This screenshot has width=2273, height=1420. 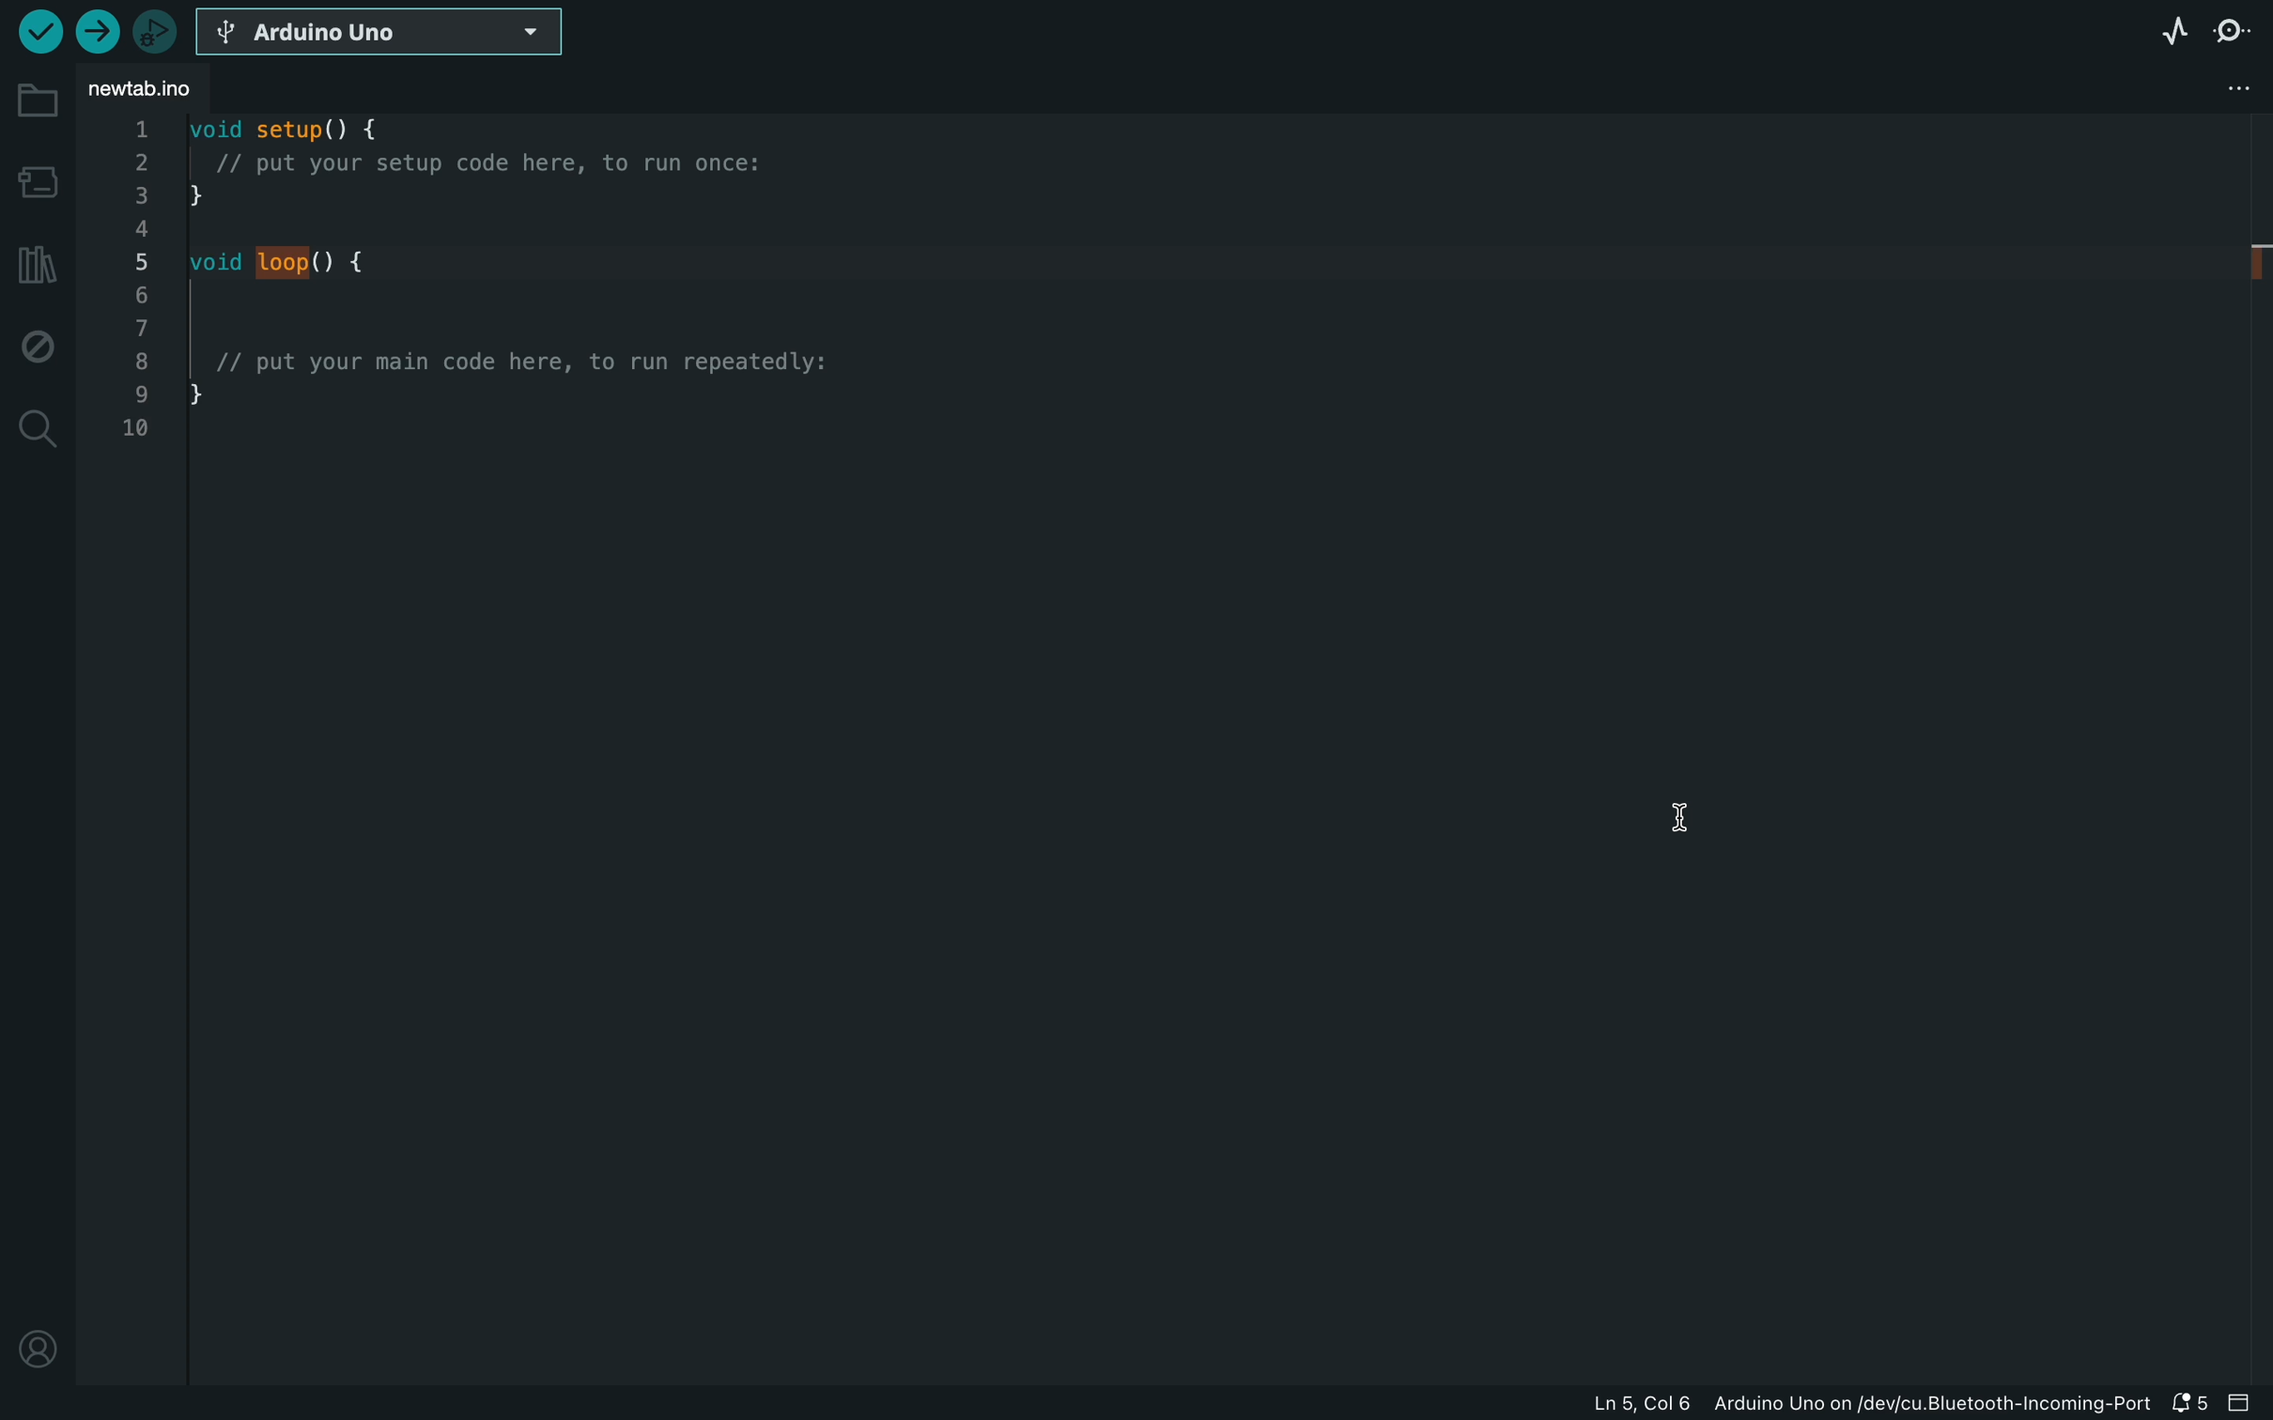 I want to click on close slide bar, so click(x=2246, y=1403).